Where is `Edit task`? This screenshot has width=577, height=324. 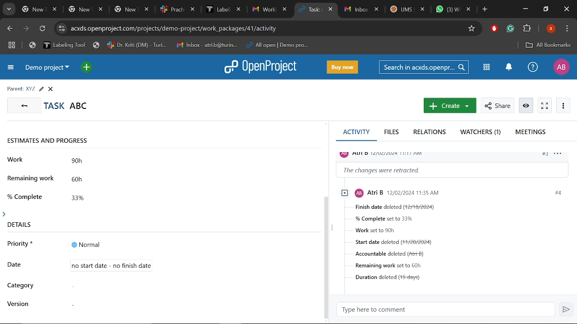
Edit task is located at coordinates (41, 89).